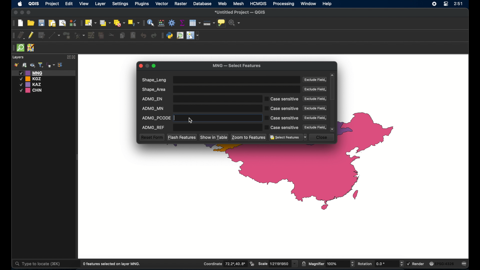 This screenshot has height=270, width=480. I want to click on scroll box, so click(333, 89).